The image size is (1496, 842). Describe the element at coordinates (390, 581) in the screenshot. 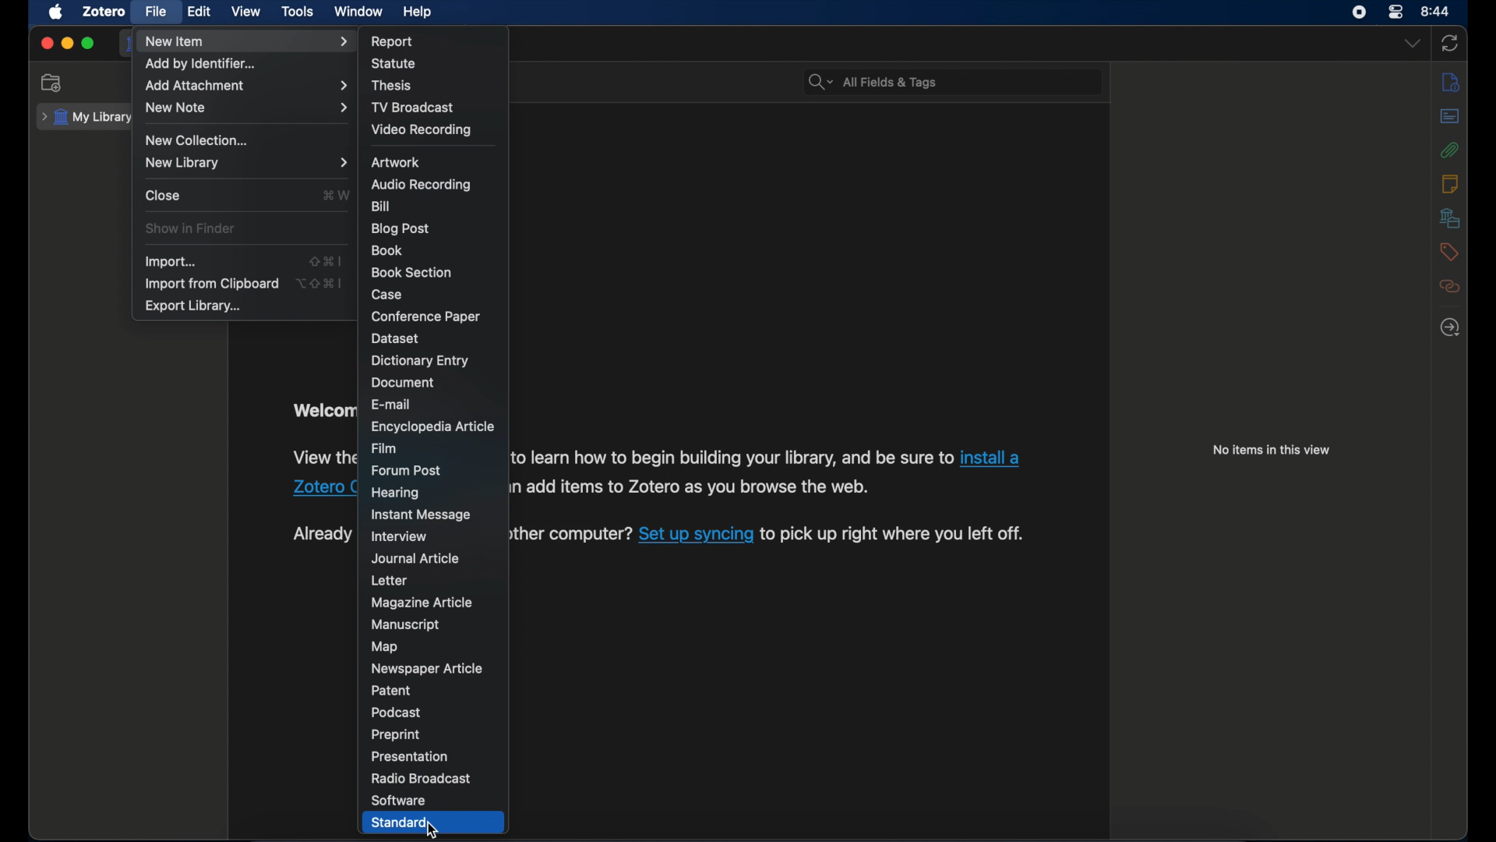

I see `letter` at that location.